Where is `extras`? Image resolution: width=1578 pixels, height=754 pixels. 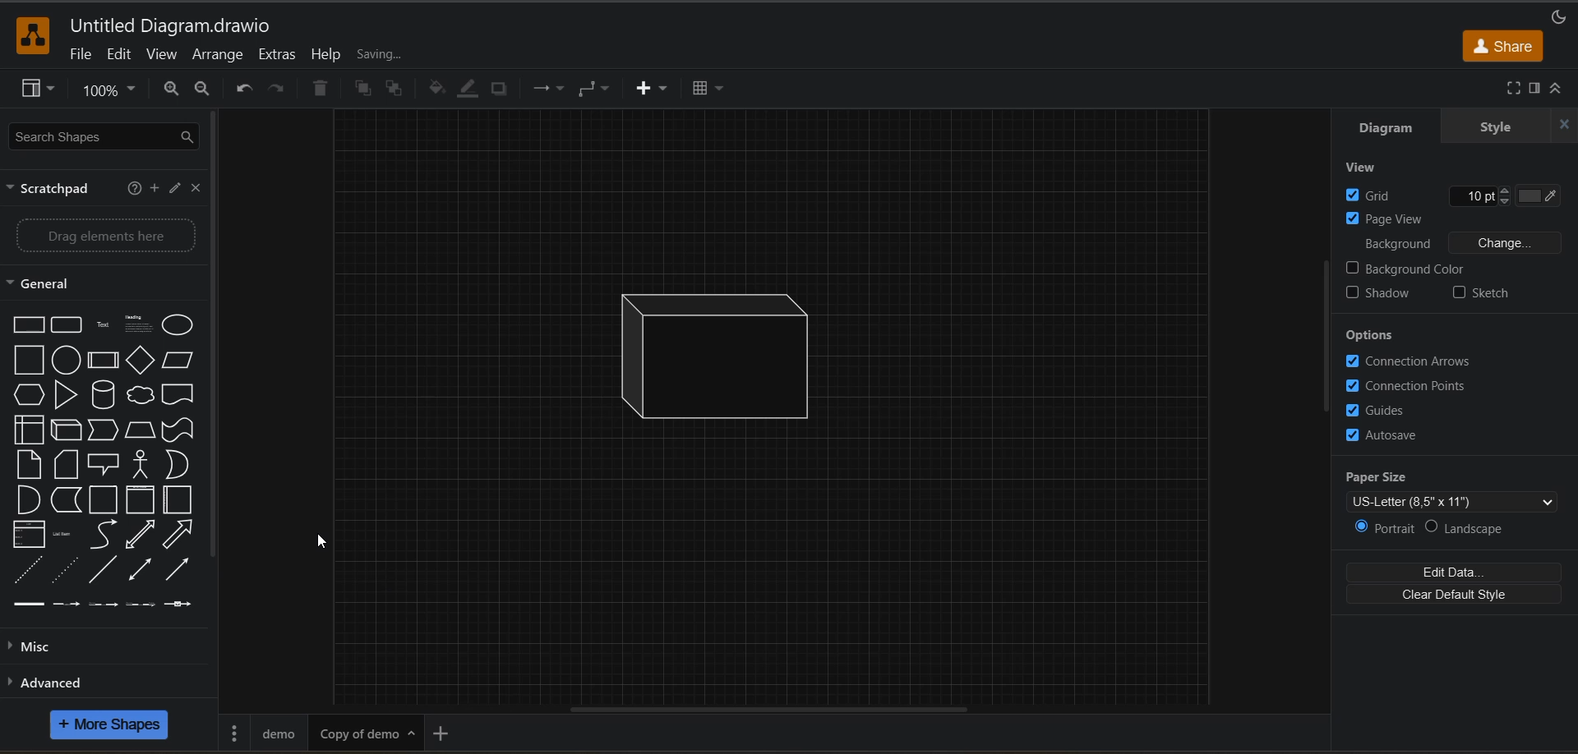
extras is located at coordinates (275, 54).